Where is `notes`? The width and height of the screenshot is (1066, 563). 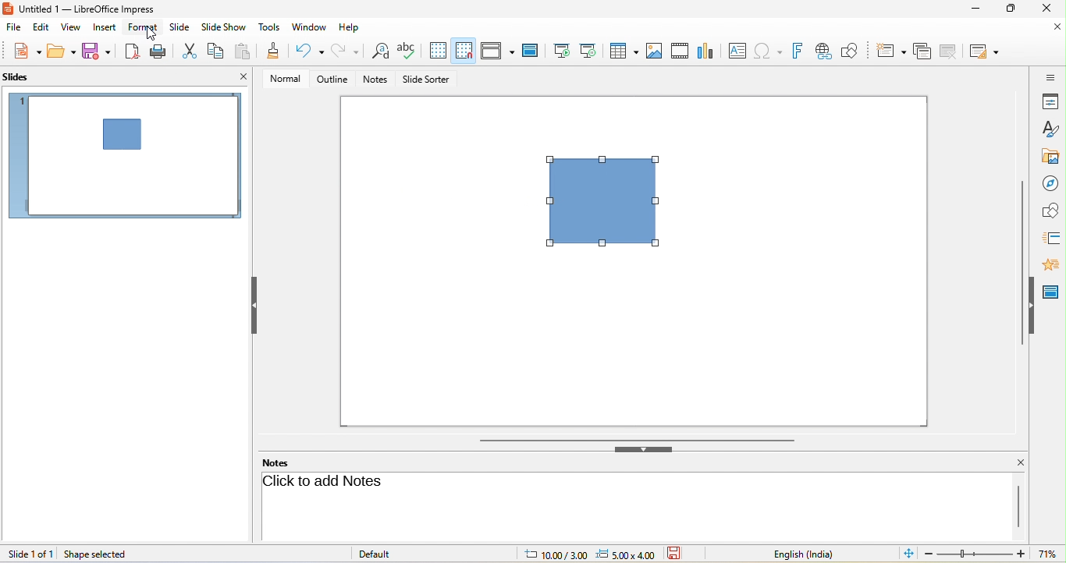
notes is located at coordinates (280, 462).